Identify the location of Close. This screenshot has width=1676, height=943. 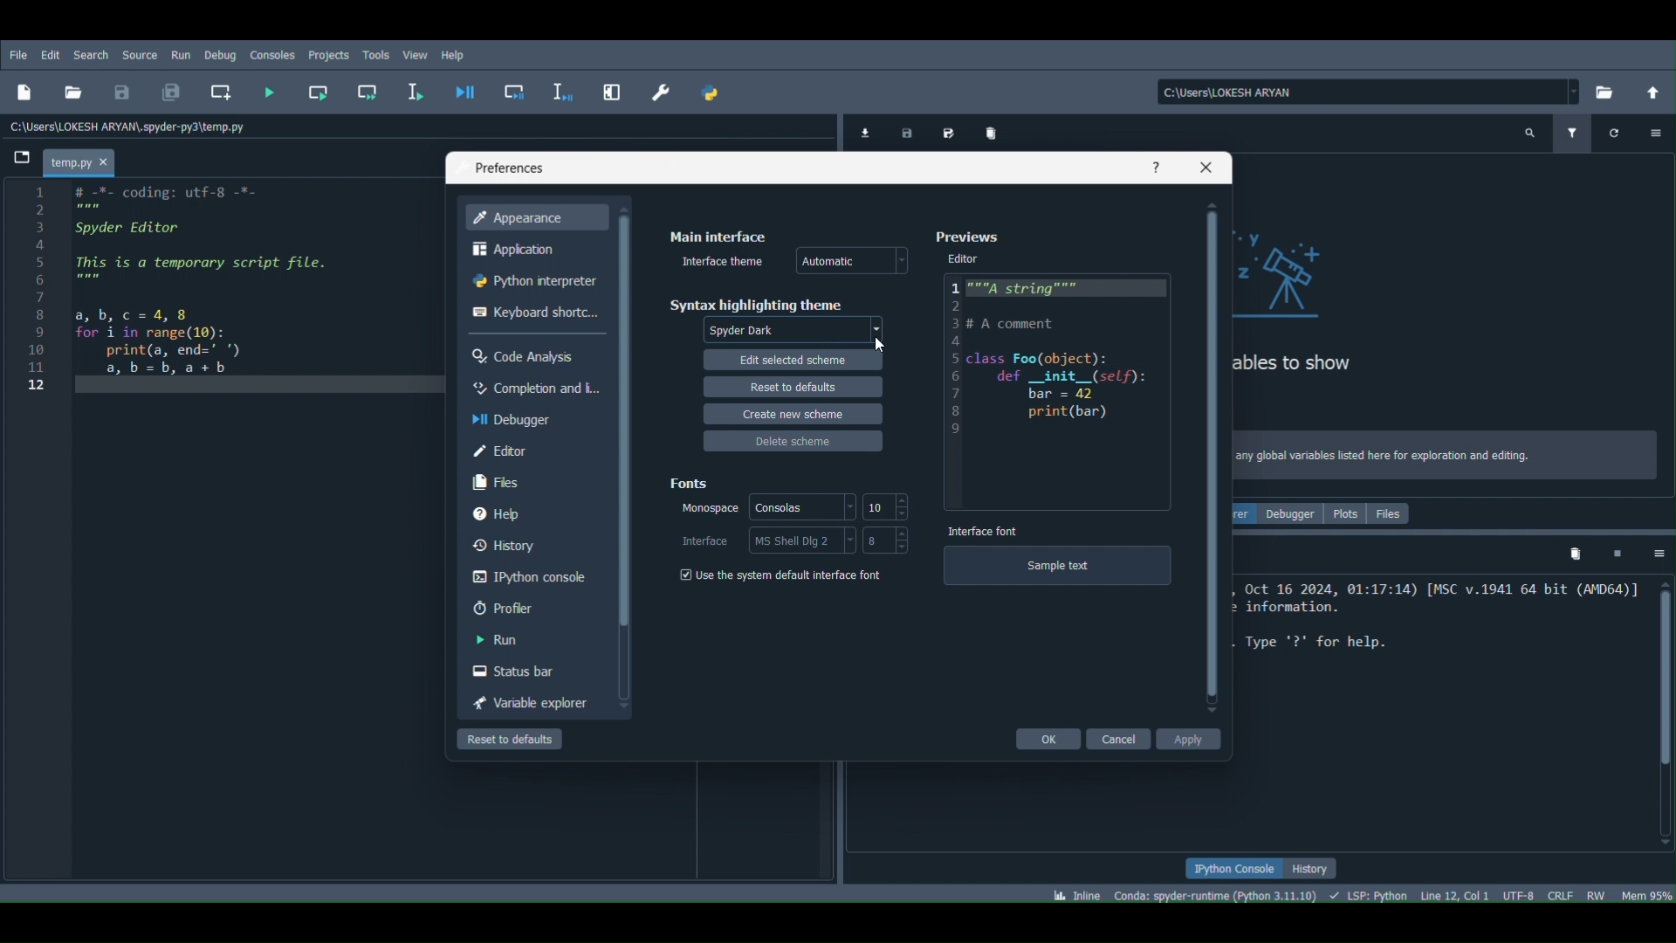
(1204, 166).